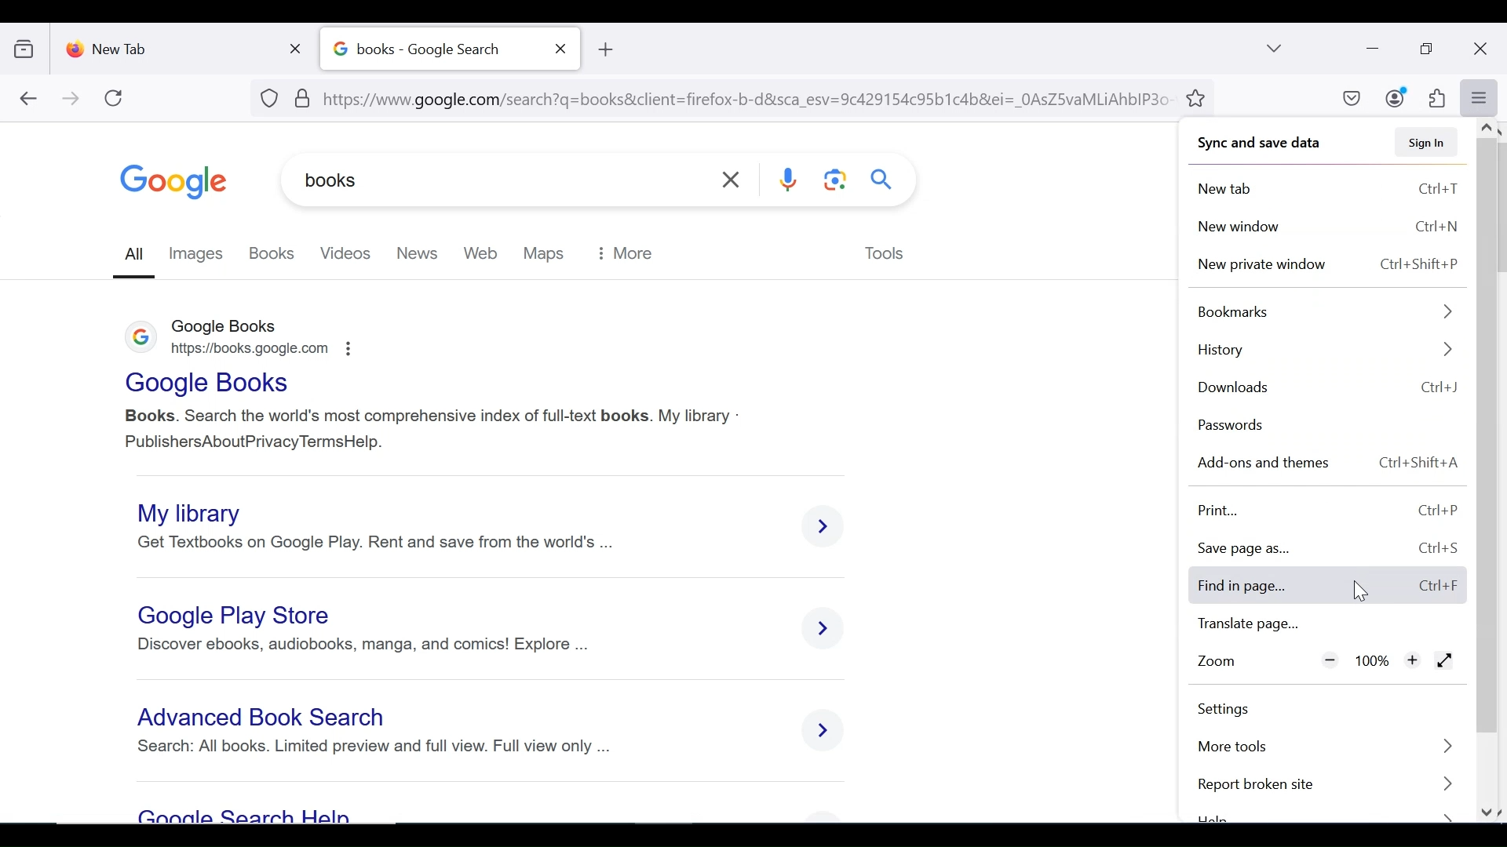  Describe the element at coordinates (210, 385) in the screenshot. I see `Google Books` at that location.